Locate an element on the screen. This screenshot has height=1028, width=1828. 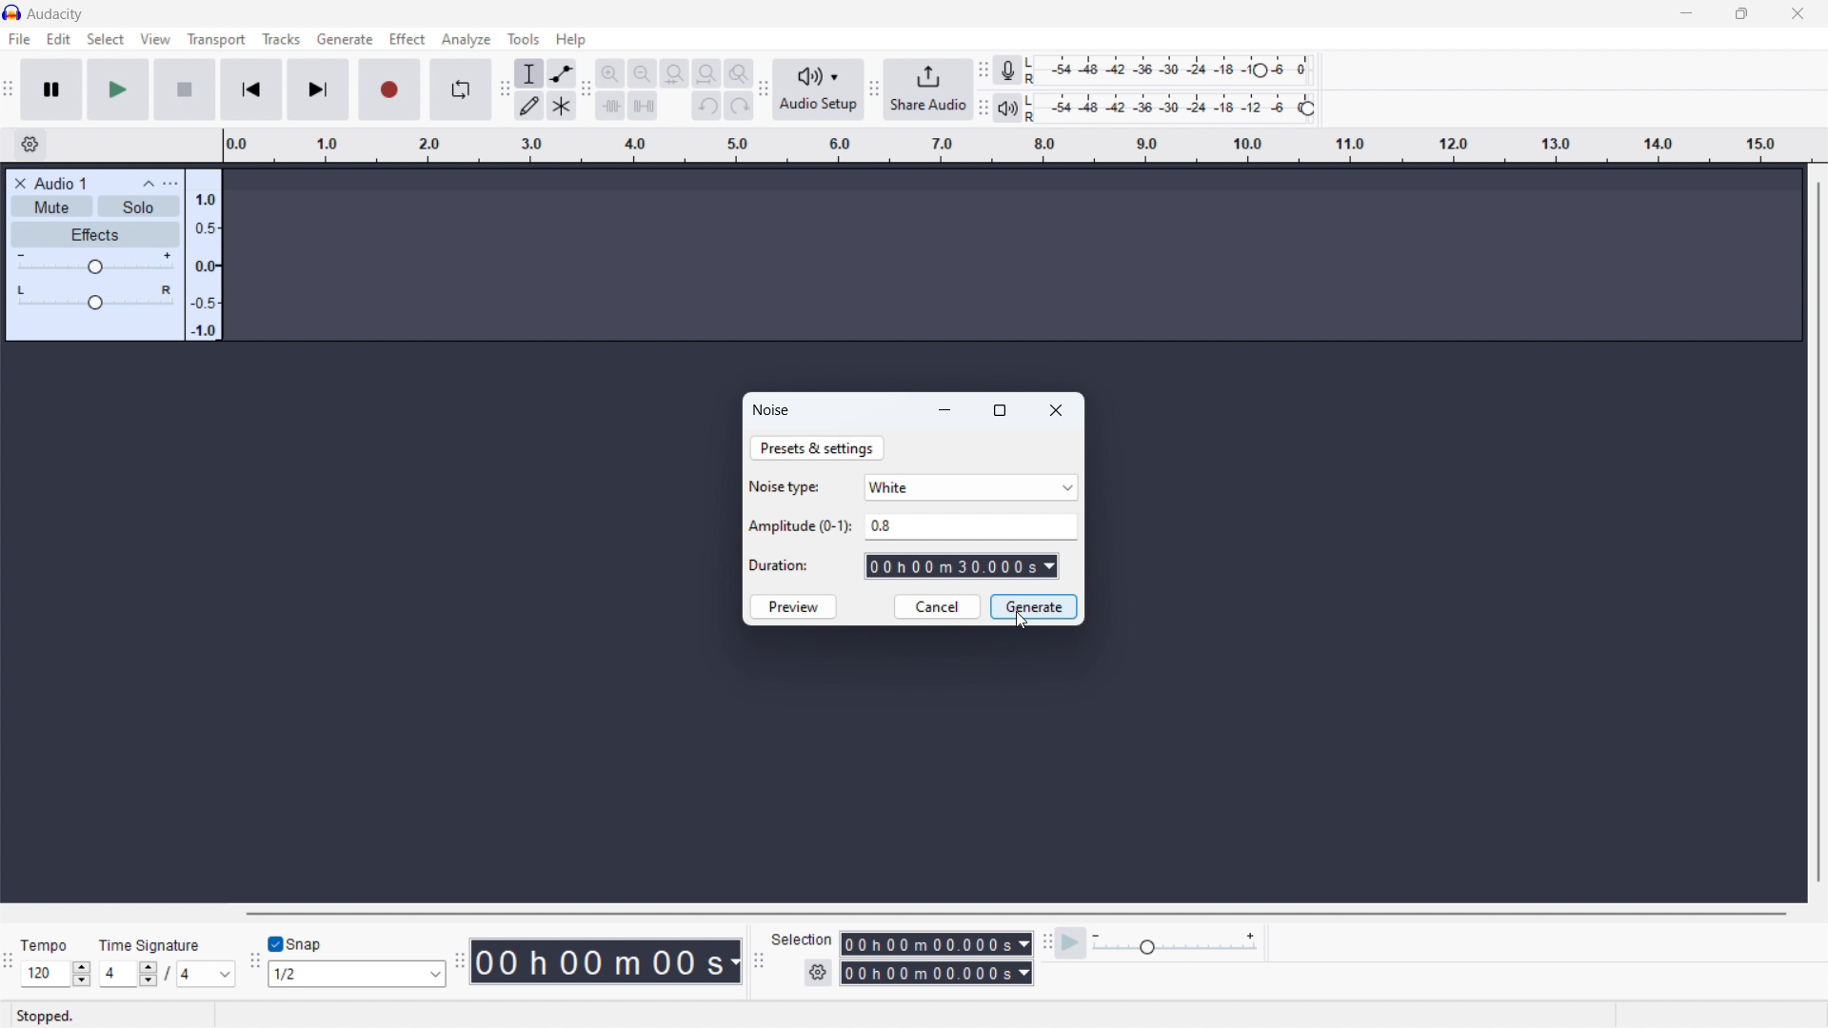
record is located at coordinates (389, 89).